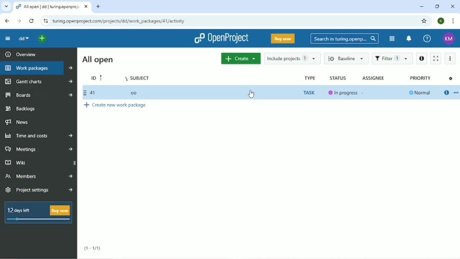 The height and width of the screenshot is (259, 460). Describe the element at coordinates (222, 38) in the screenshot. I see `OpenProject` at that location.